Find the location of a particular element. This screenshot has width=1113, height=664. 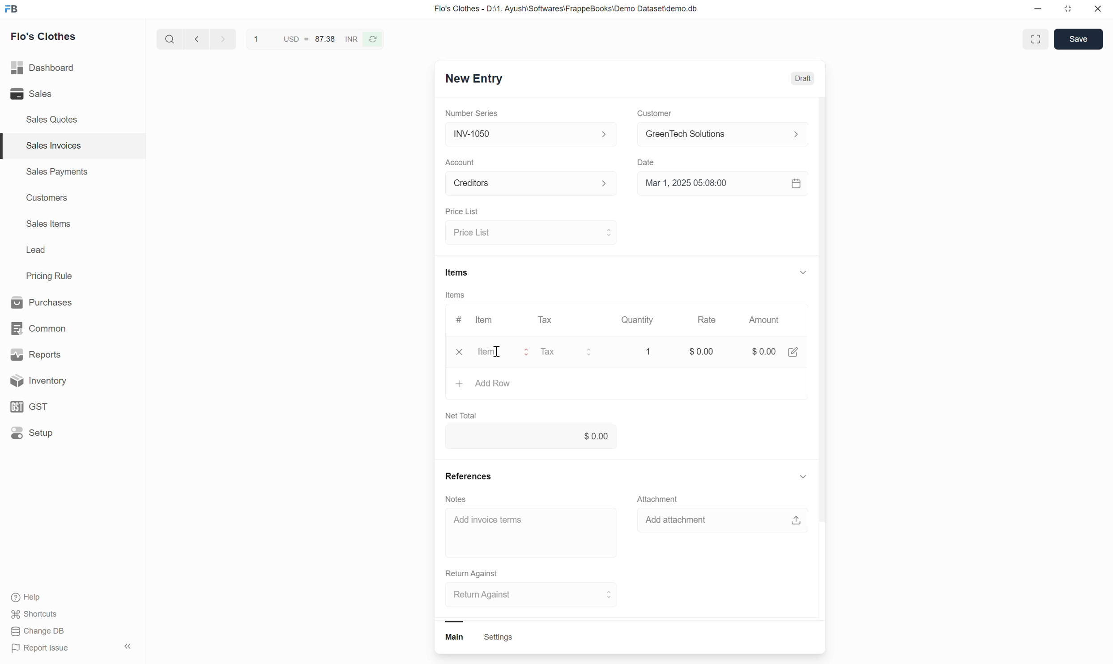

New Entry is located at coordinates (481, 79).